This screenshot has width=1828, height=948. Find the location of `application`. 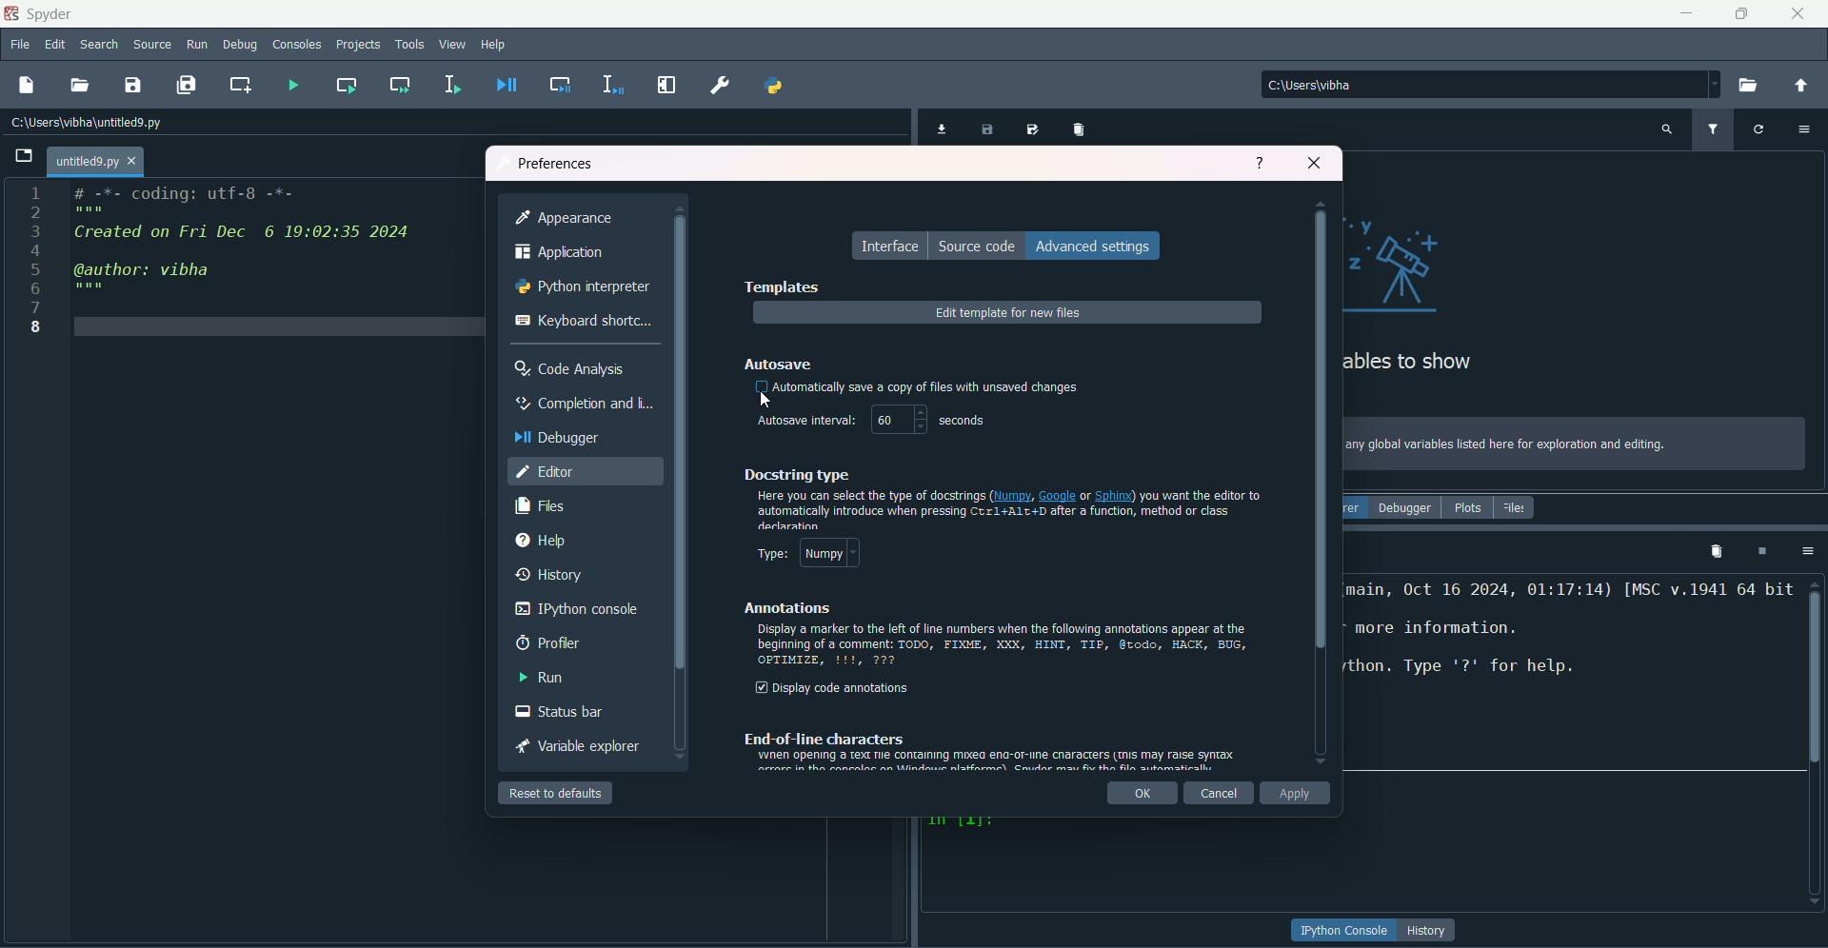

application is located at coordinates (561, 252).